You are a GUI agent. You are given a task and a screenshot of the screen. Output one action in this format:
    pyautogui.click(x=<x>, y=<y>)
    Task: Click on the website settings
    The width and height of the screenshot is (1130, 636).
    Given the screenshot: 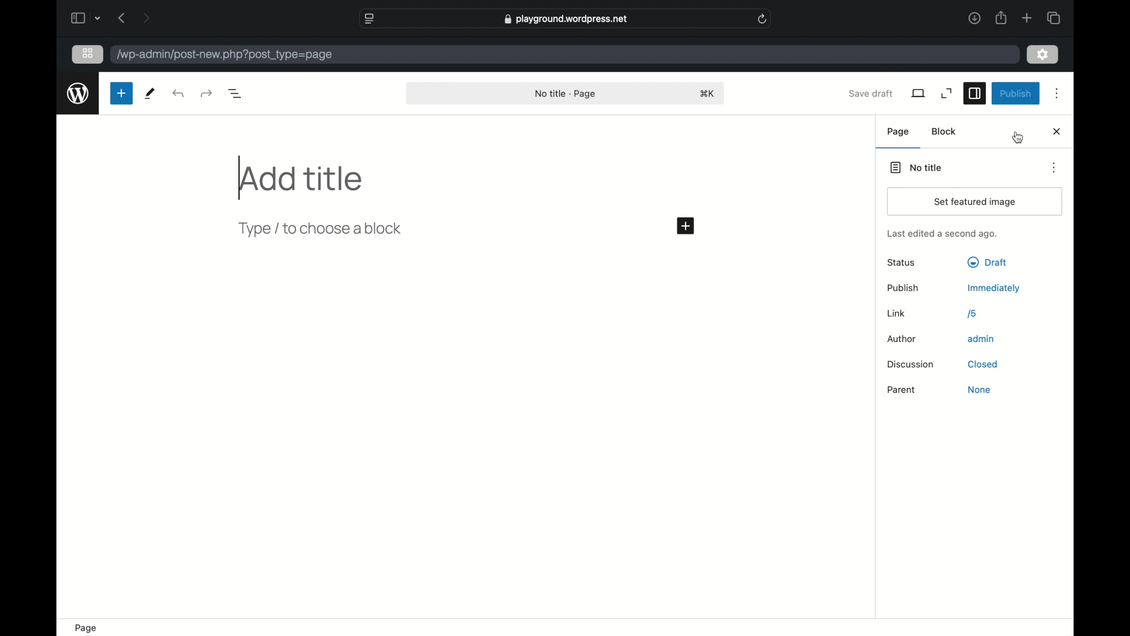 What is the action you would take?
    pyautogui.click(x=370, y=19)
    